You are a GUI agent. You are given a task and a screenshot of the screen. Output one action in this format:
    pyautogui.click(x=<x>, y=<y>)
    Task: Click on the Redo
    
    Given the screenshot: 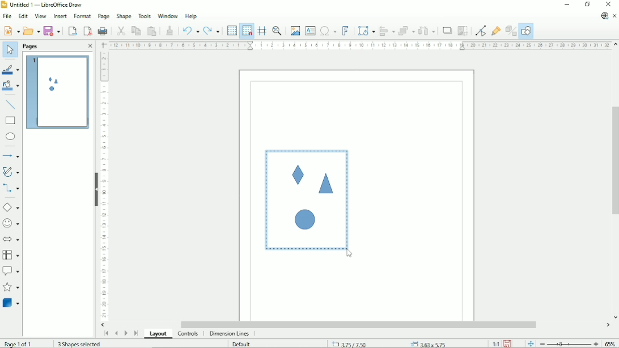 What is the action you would take?
    pyautogui.click(x=212, y=30)
    